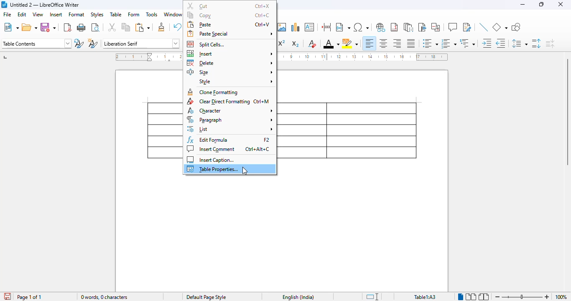  I want to click on insert hyperlink, so click(381, 27).